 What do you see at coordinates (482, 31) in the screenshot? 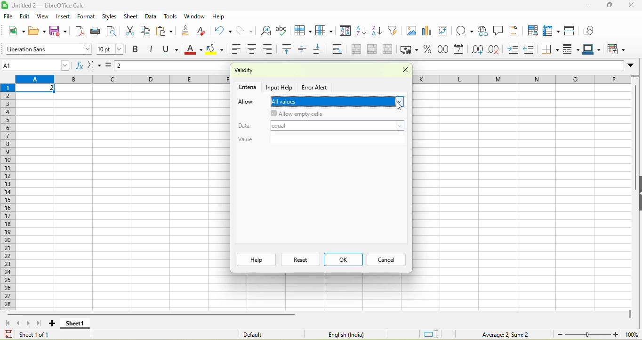
I see `hyperlink` at bounding box center [482, 31].